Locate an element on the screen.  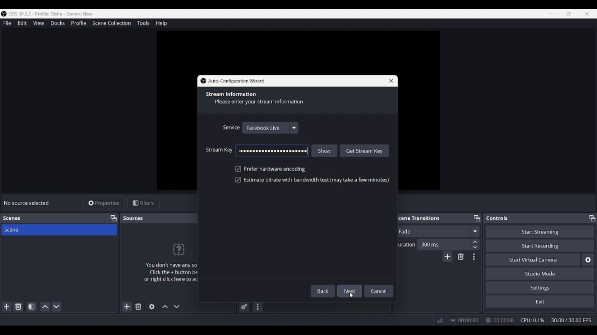
Float scenes is located at coordinates (113, 218).